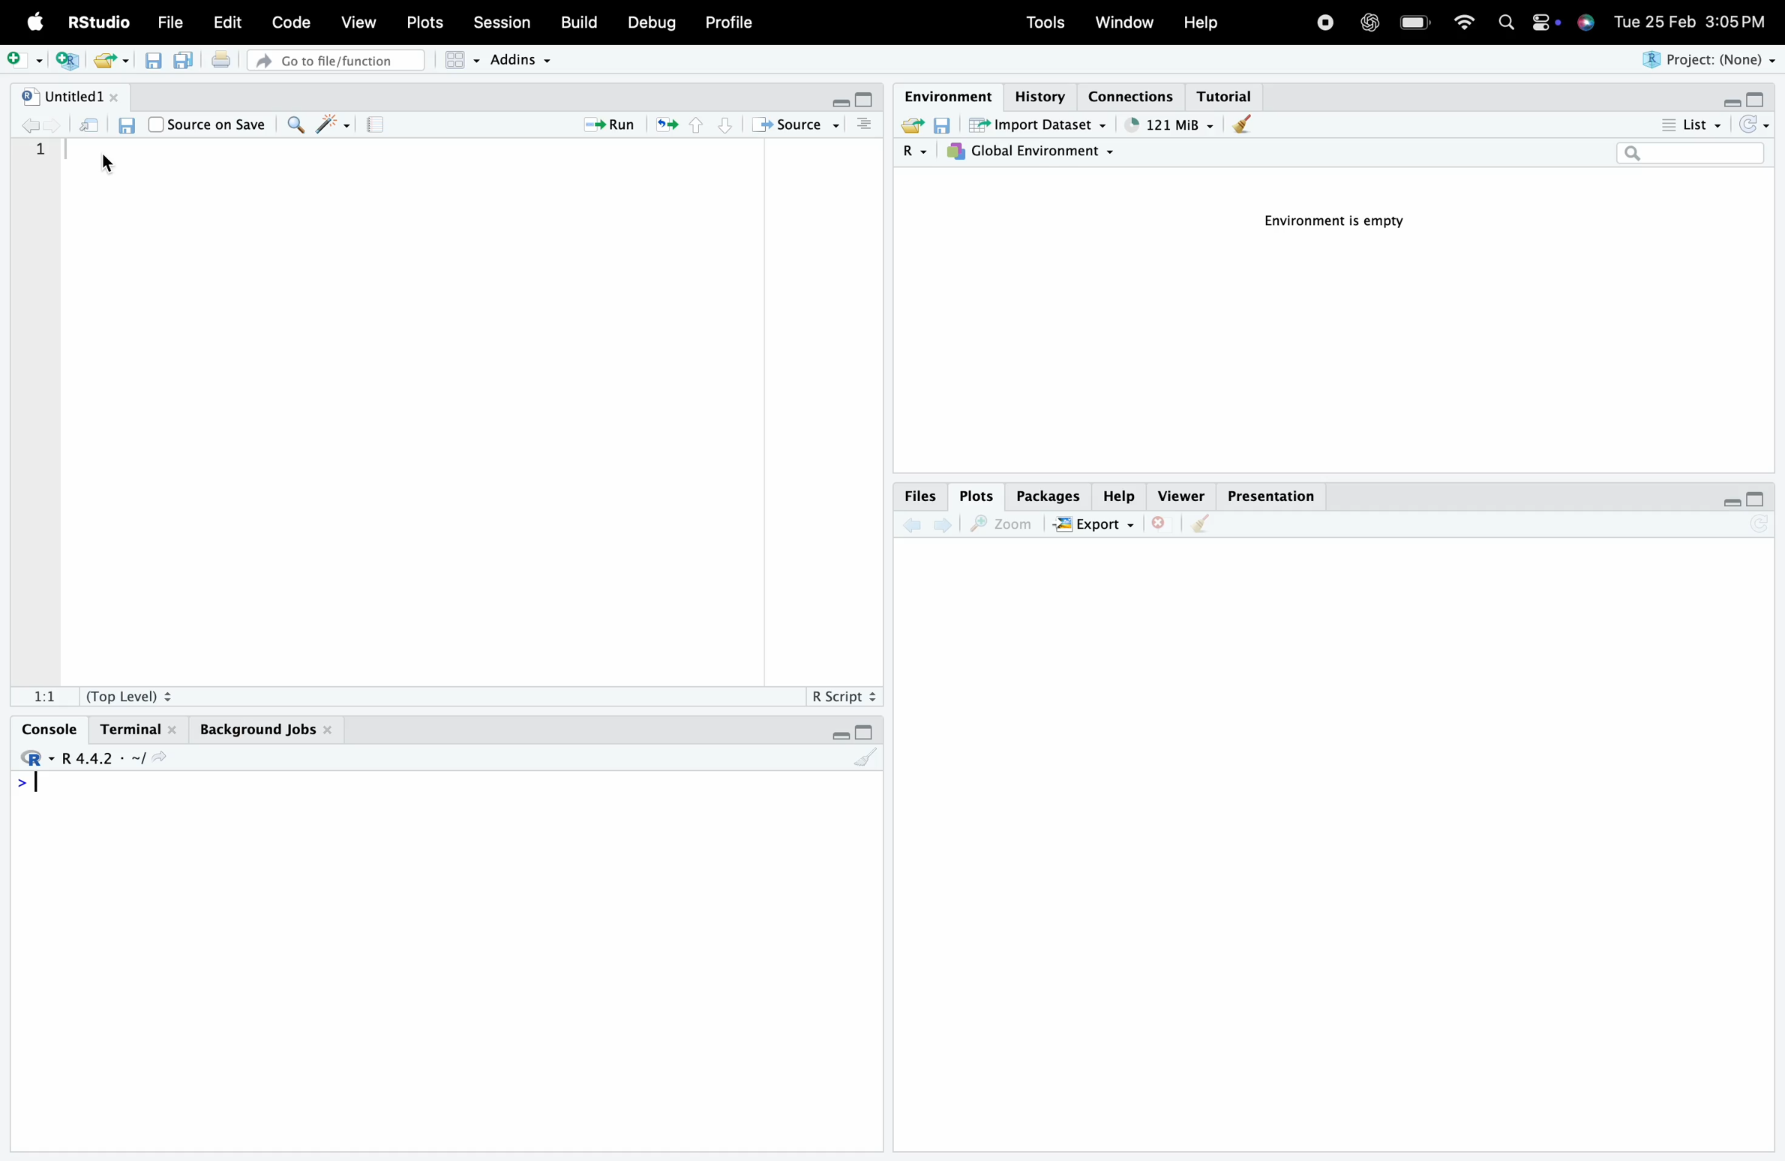 This screenshot has width=1785, height=1161. I want to click on Posts, so click(427, 23).